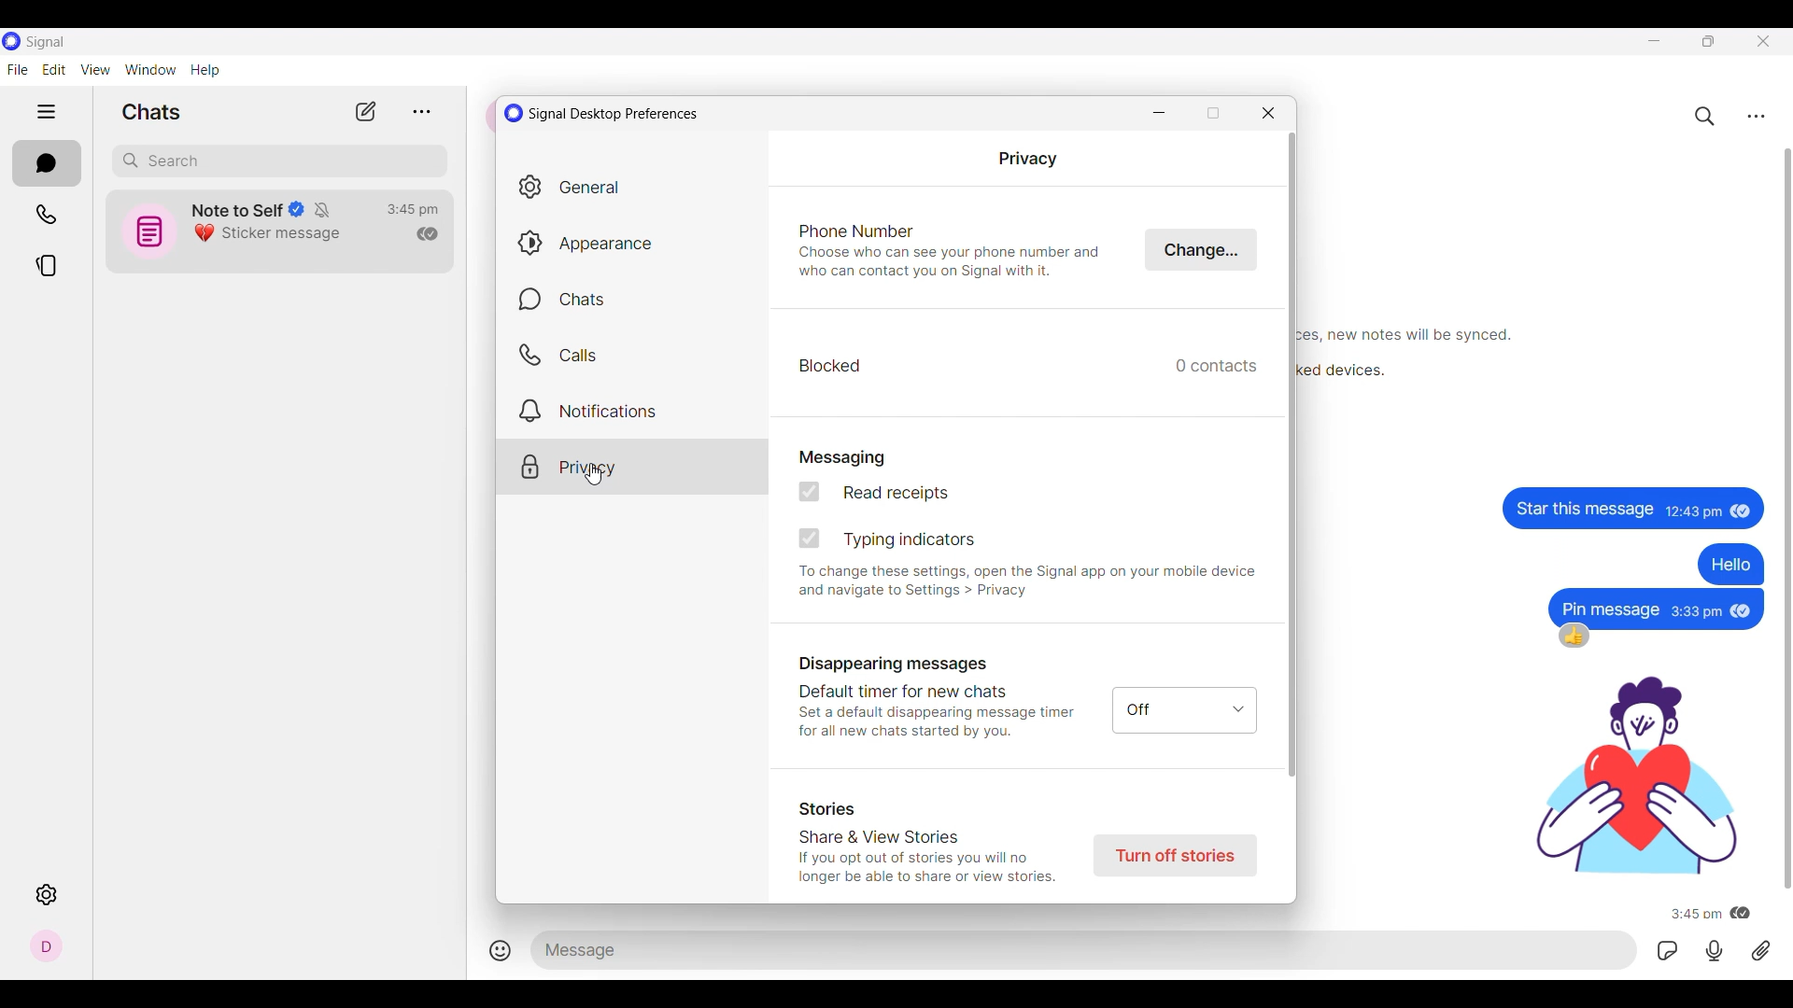 Image resolution: width=1793 pixels, height=1008 pixels. I want to click on Appearance settings, so click(633, 243).